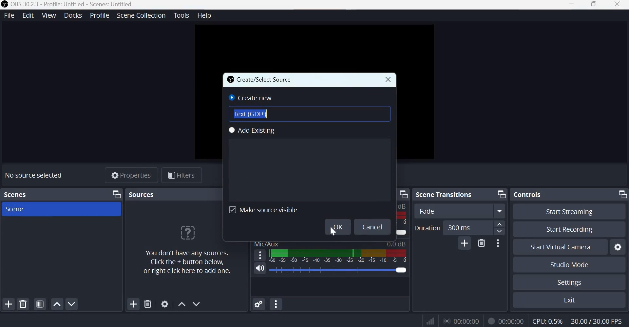 The width and height of the screenshot is (629, 327). What do you see at coordinates (40, 304) in the screenshot?
I see `Open scene filters` at bounding box center [40, 304].